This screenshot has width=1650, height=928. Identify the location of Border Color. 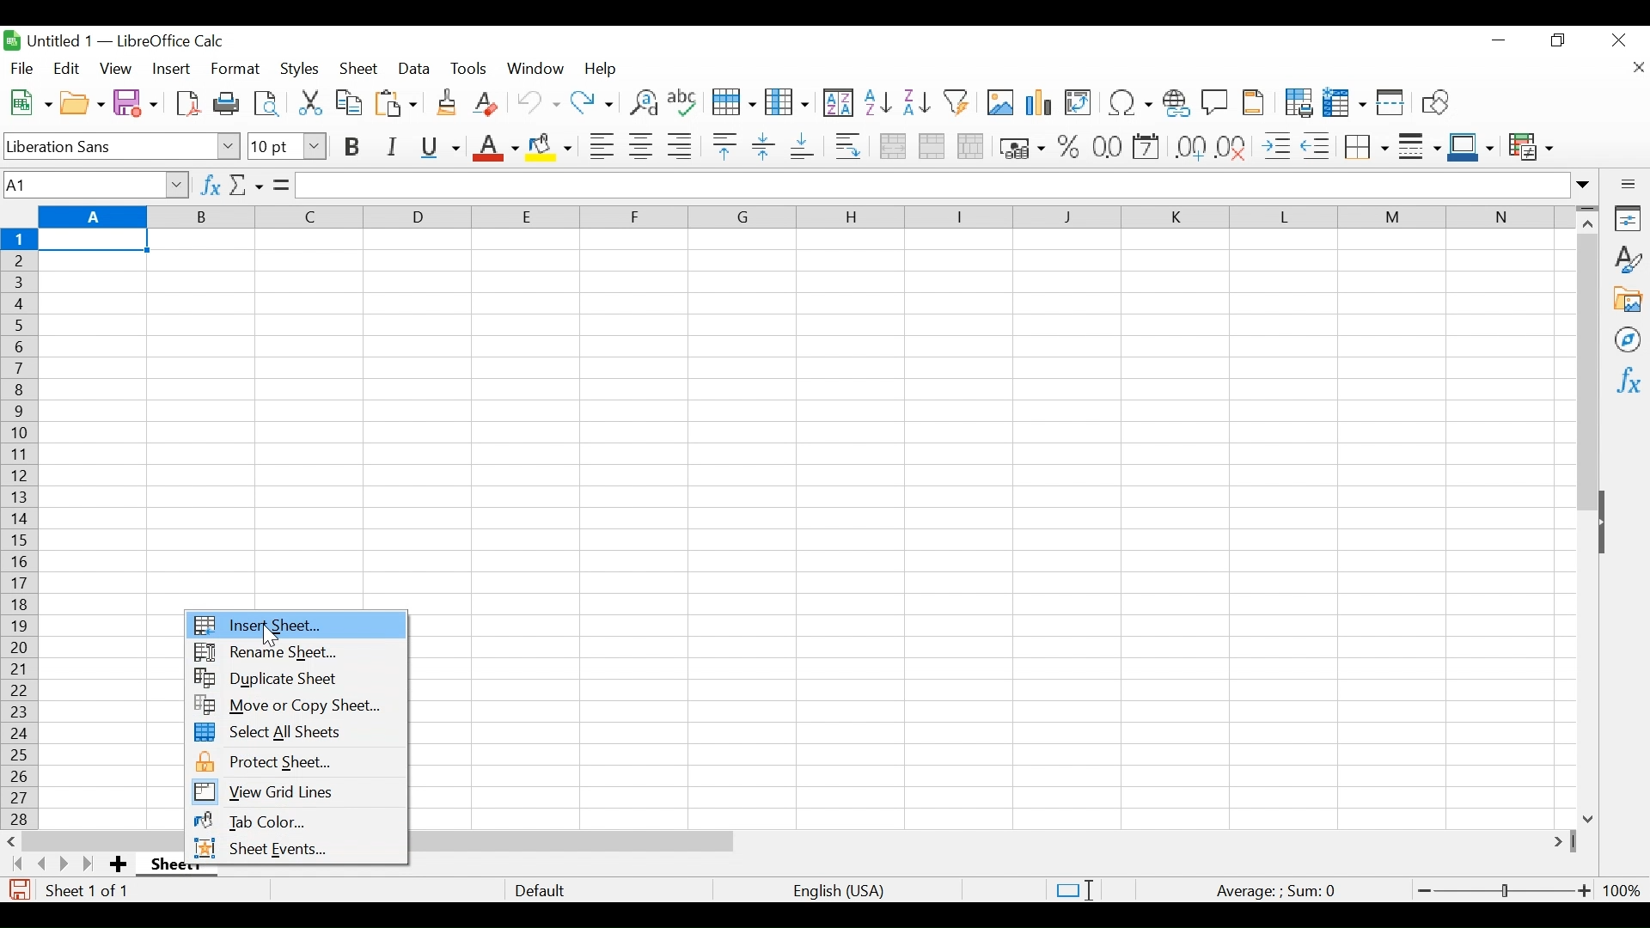
(1471, 148).